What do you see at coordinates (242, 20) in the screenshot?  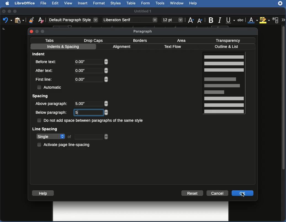 I see `Strikethrough` at bounding box center [242, 20].